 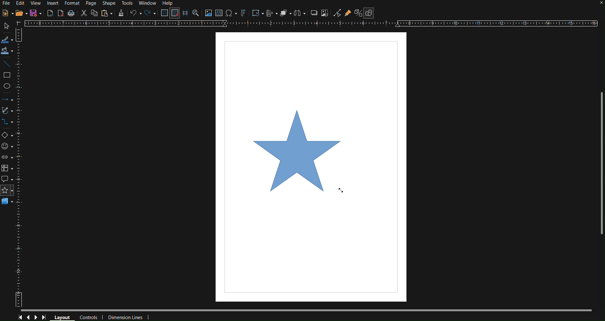 I want to click on Toggle Point Edit Mode, so click(x=338, y=13).